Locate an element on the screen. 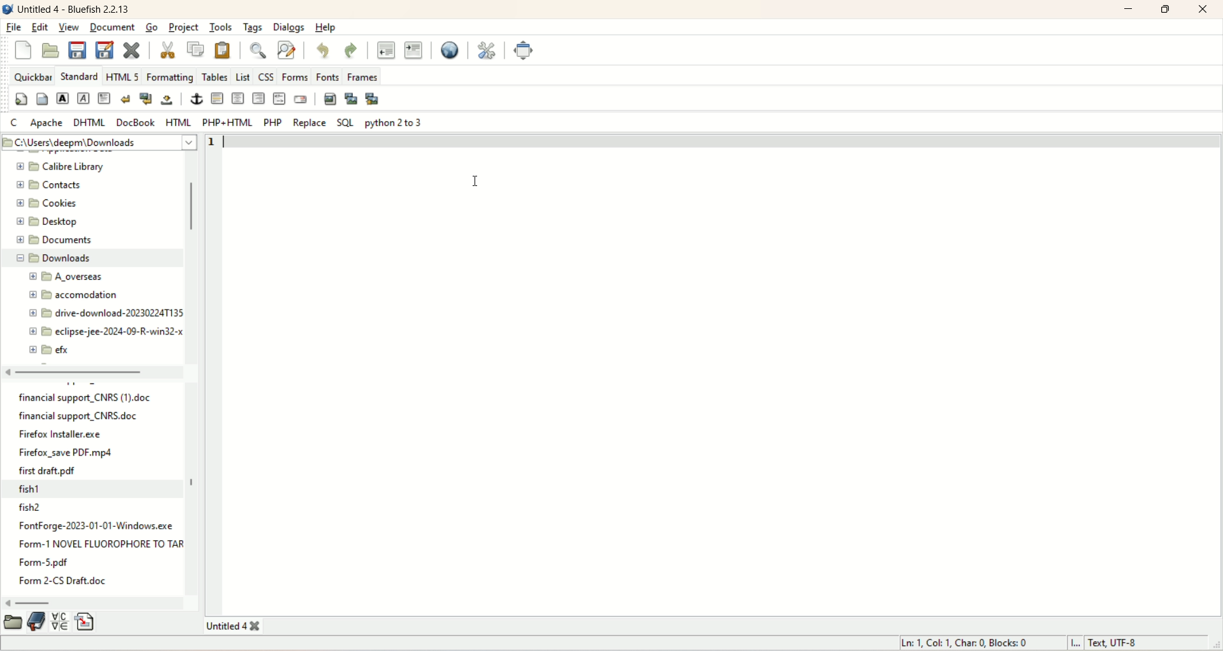 Image resolution: width=1223 pixels, height=651 pixels. documentation is located at coordinates (37, 622).